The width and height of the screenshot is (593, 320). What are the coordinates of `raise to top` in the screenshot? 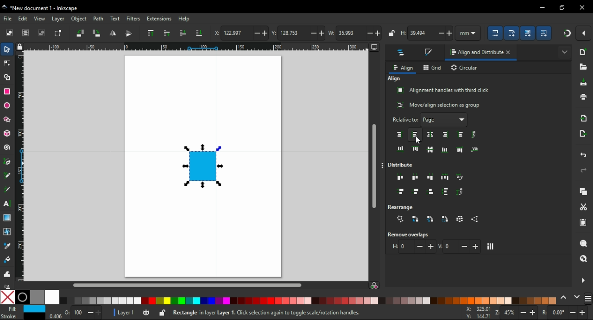 It's located at (151, 34).